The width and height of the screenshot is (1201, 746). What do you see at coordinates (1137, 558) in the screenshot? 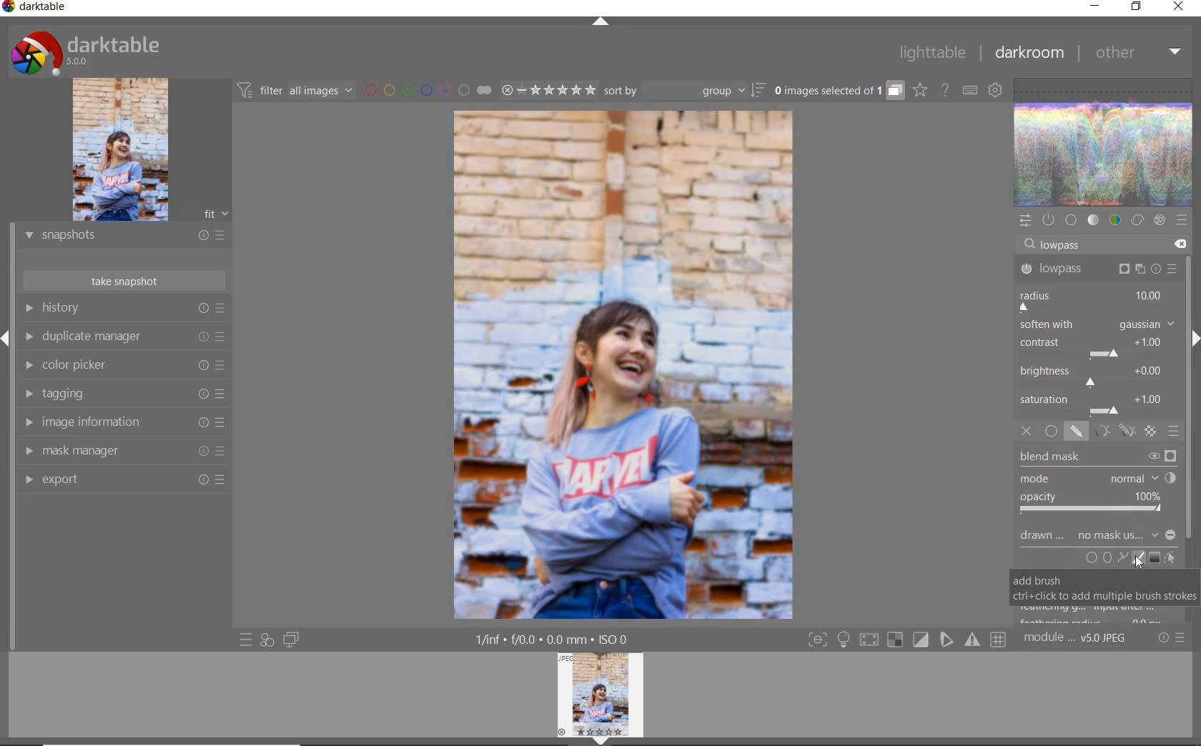
I see `add brush` at bounding box center [1137, 558].